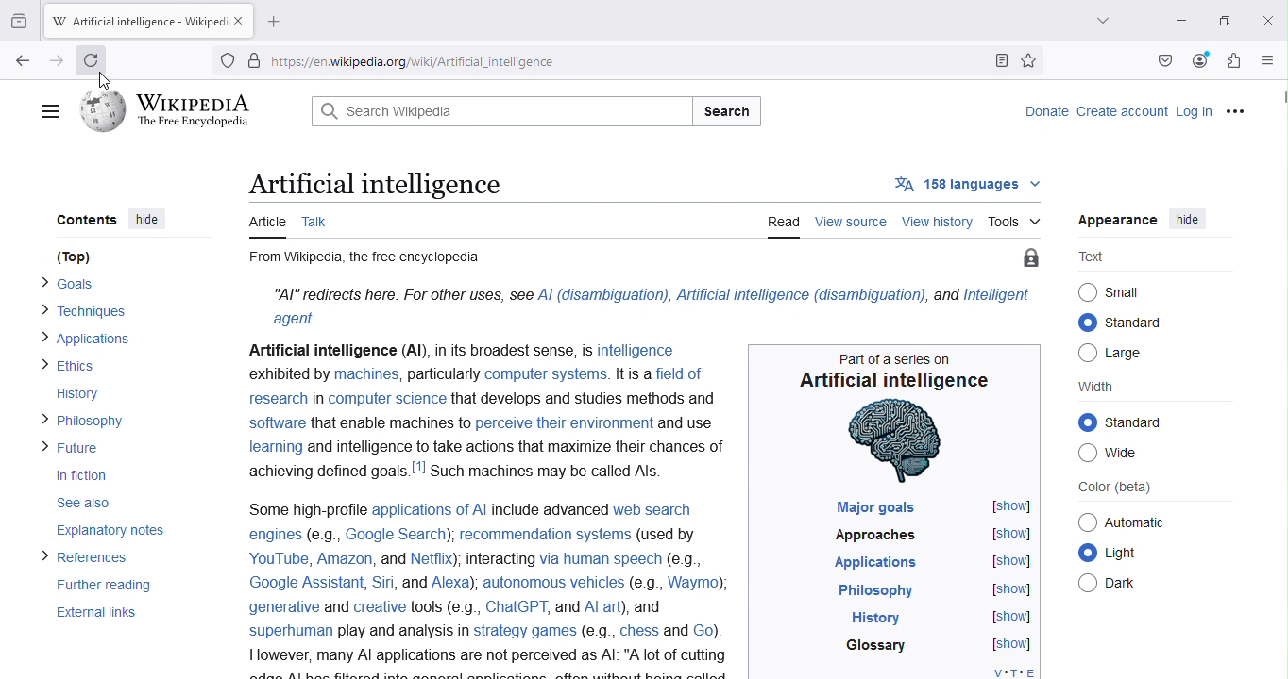 The image size is (1288, 679). Describe the element at coordinates (270, 423) in the screenshot. I see `Software` at that location.